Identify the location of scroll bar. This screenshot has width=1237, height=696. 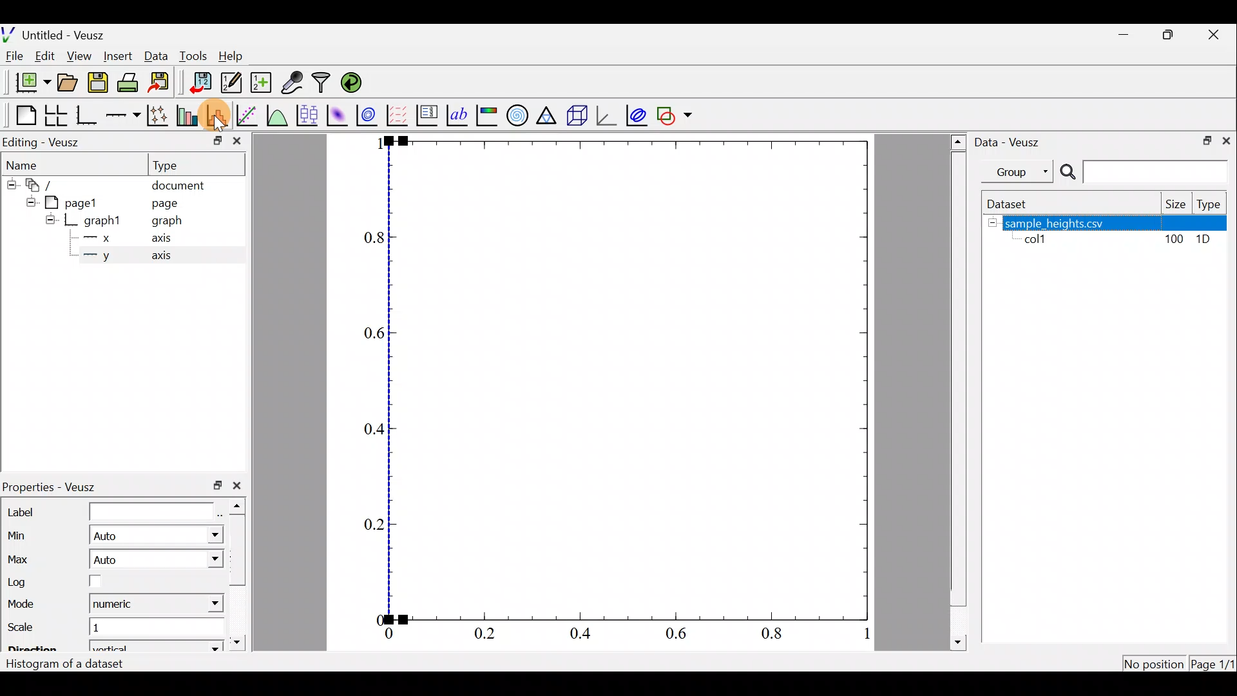
(237, 575).